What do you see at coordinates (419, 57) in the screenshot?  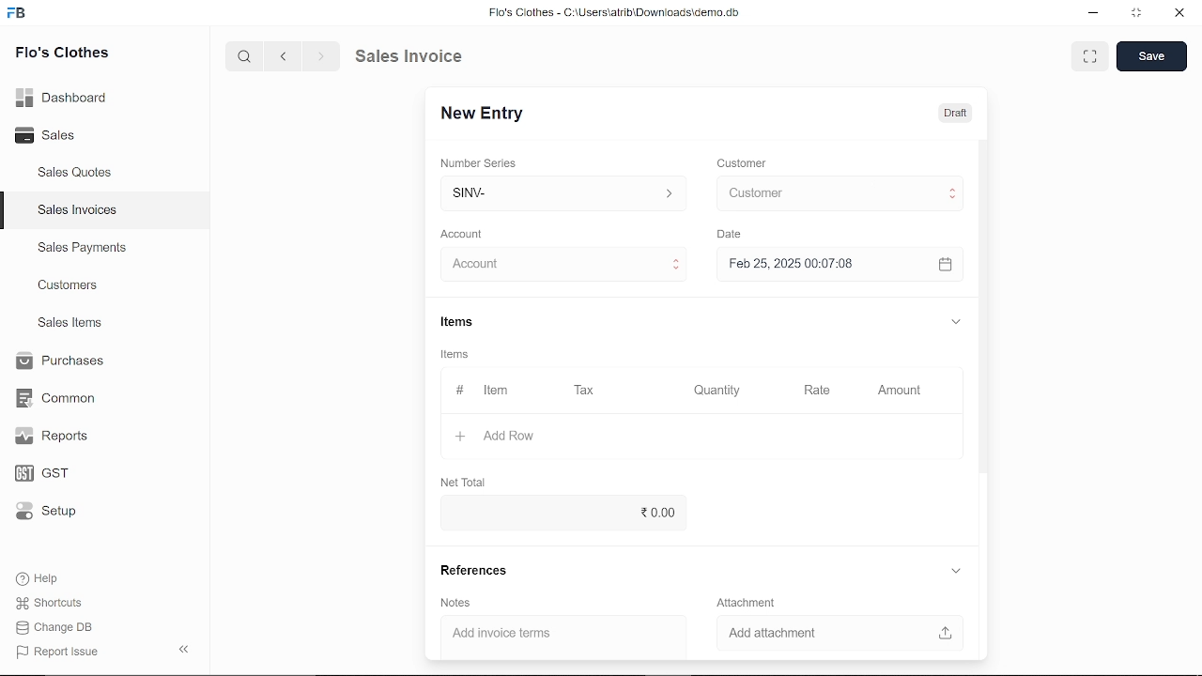 I see ` Sales Invoice` at bounding box center [419, 57].